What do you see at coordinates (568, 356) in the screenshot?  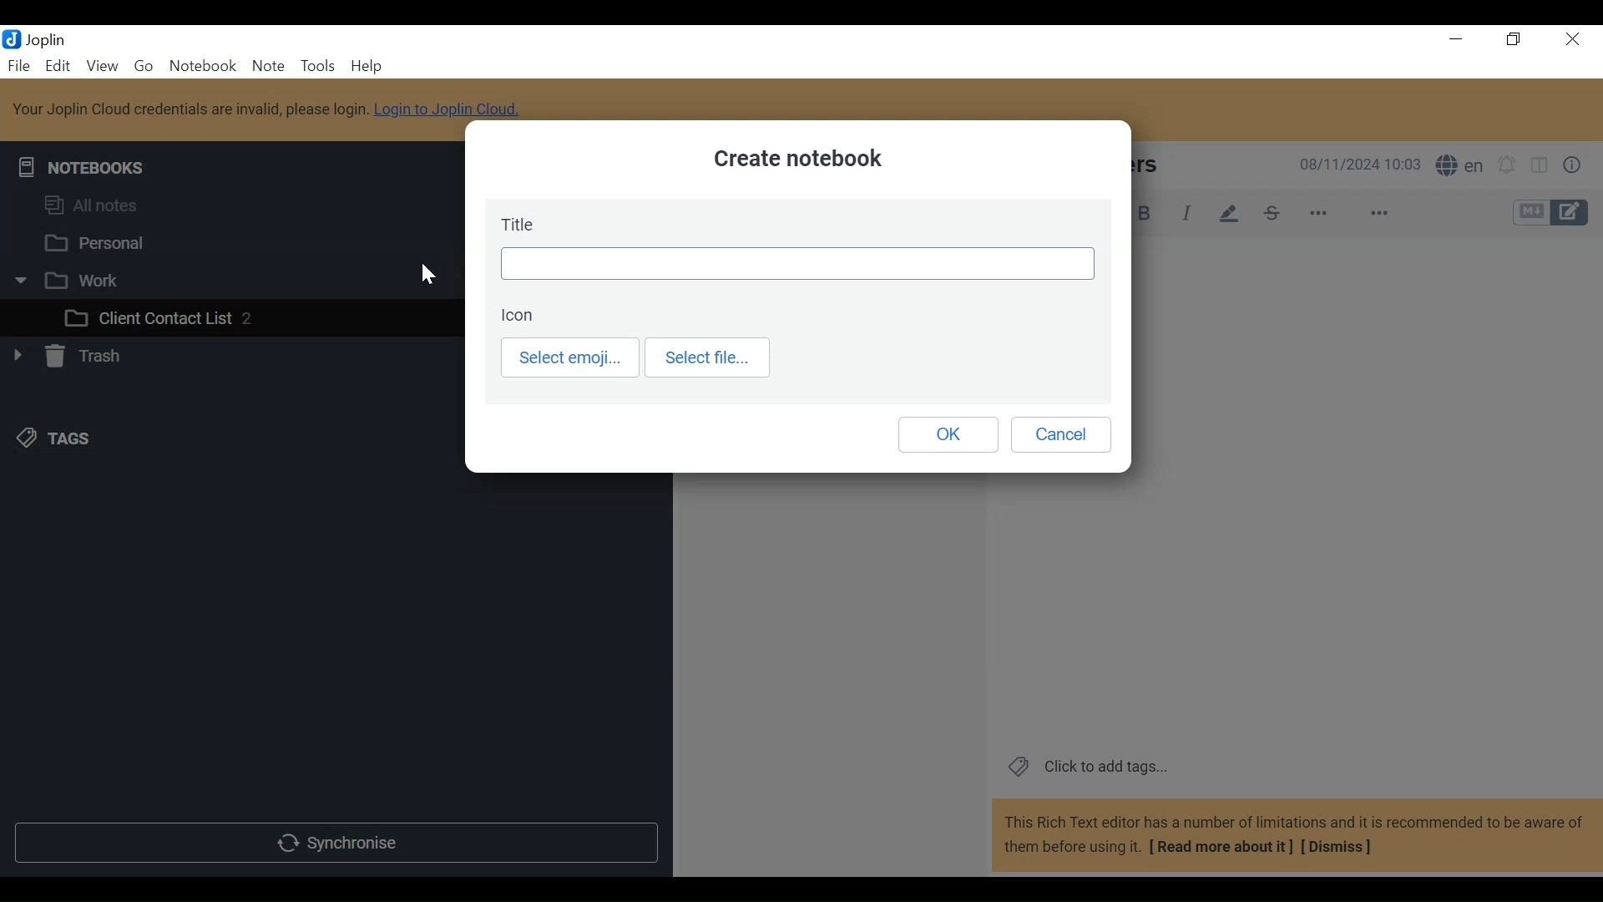 I see `Select emoji` at bounding box center [568, 356].